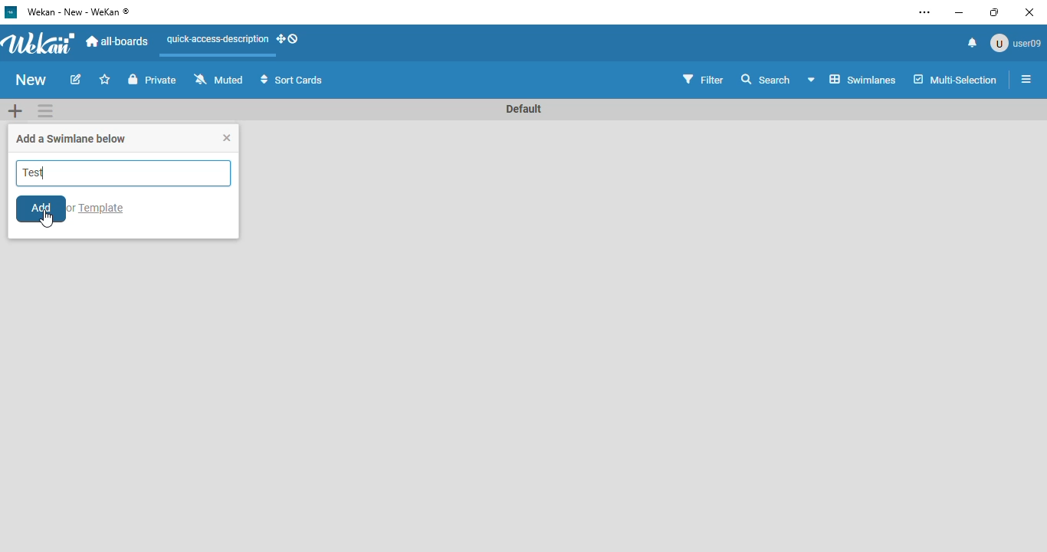 The height and width of the screenshot is (552, 1047). I want to click on board name, so click(31, 79).